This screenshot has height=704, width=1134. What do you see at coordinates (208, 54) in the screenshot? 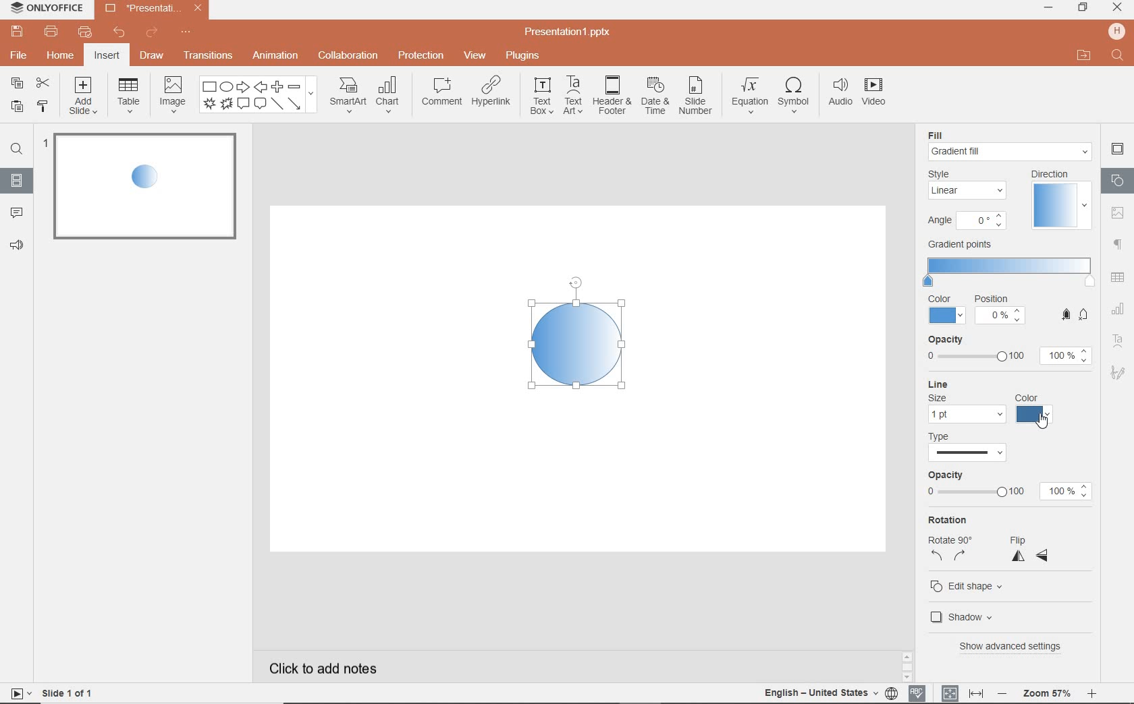
I see `transitions` at bounding box center [208, 54].